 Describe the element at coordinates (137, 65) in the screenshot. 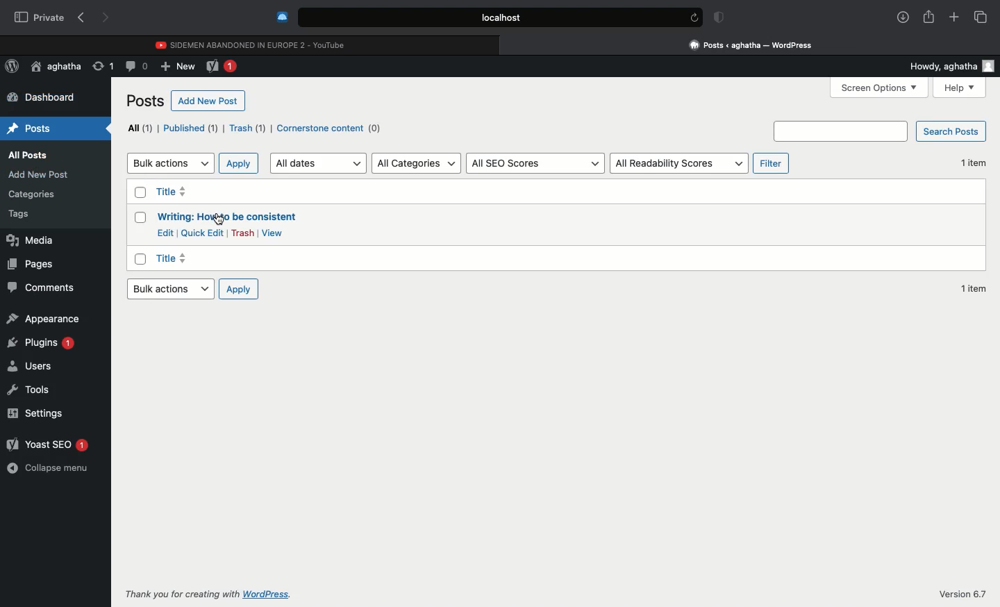

I see `Comment` at that location.